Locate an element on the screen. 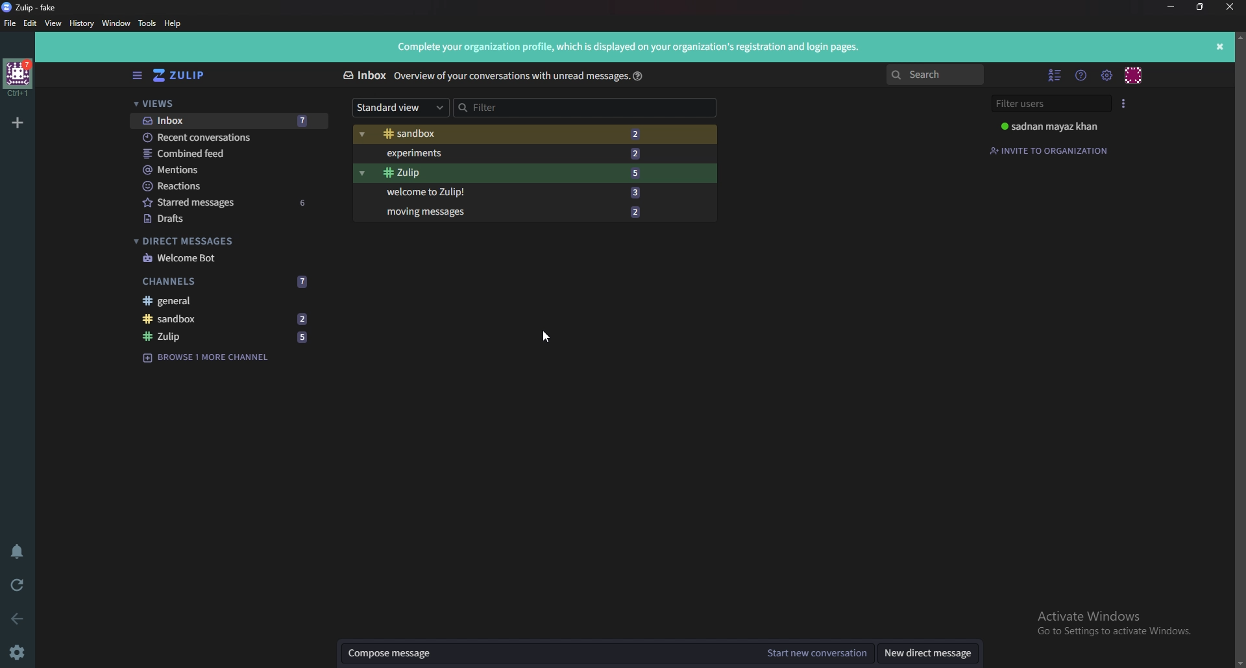 The height and width of the screenshot is (668, 1246). User list style is located at coordinates (1124, 102).